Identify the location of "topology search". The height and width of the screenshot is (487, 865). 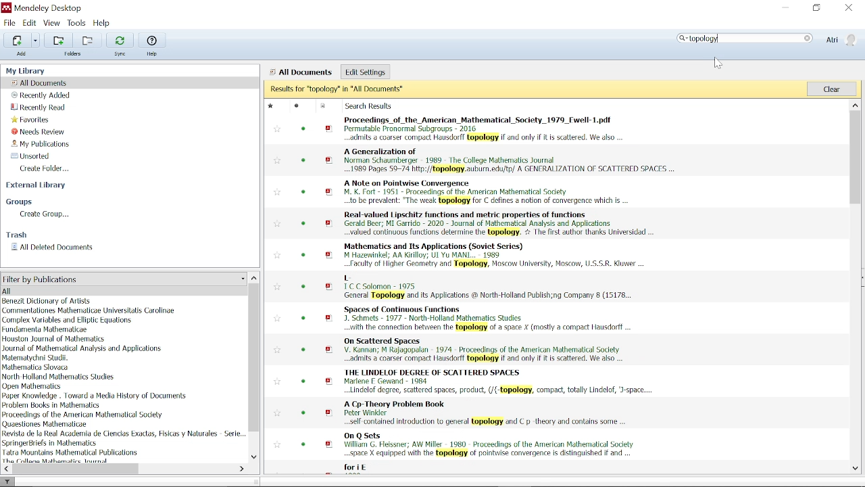
(747, 39).